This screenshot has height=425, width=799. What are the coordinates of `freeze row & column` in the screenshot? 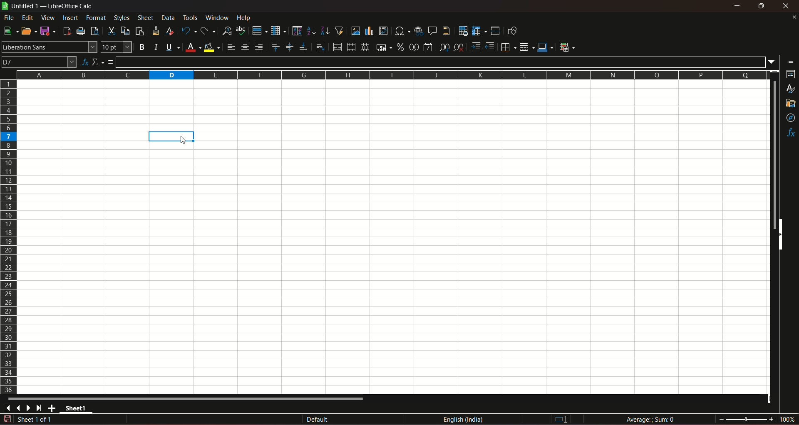 It's located at (479, 31).